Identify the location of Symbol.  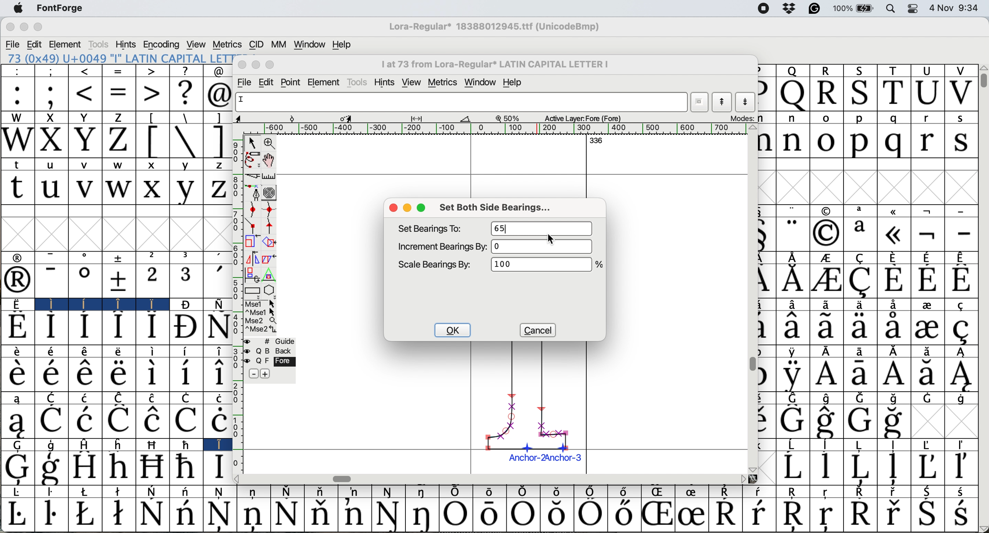
(893, 514).